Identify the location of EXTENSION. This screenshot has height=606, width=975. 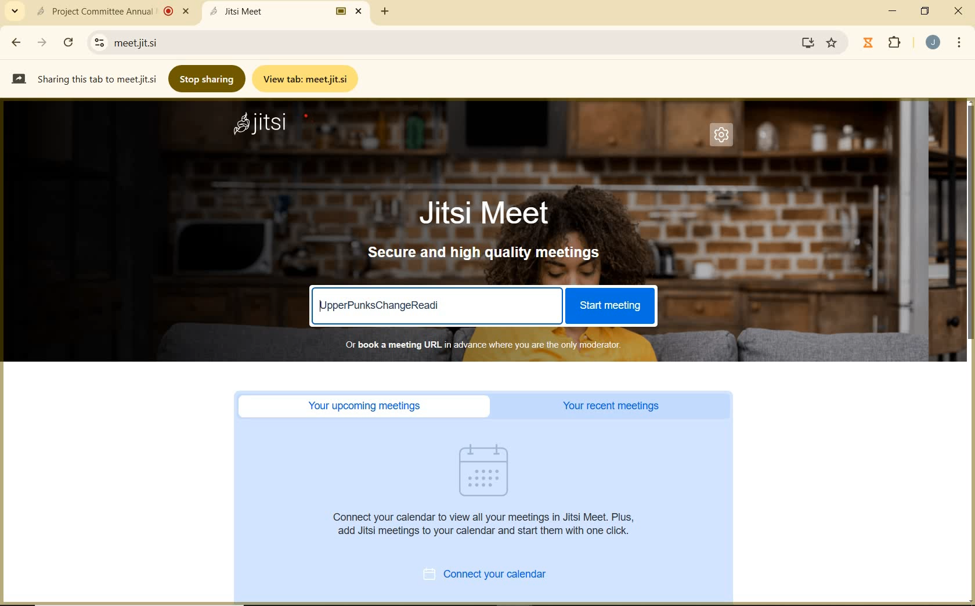
(884, 44).